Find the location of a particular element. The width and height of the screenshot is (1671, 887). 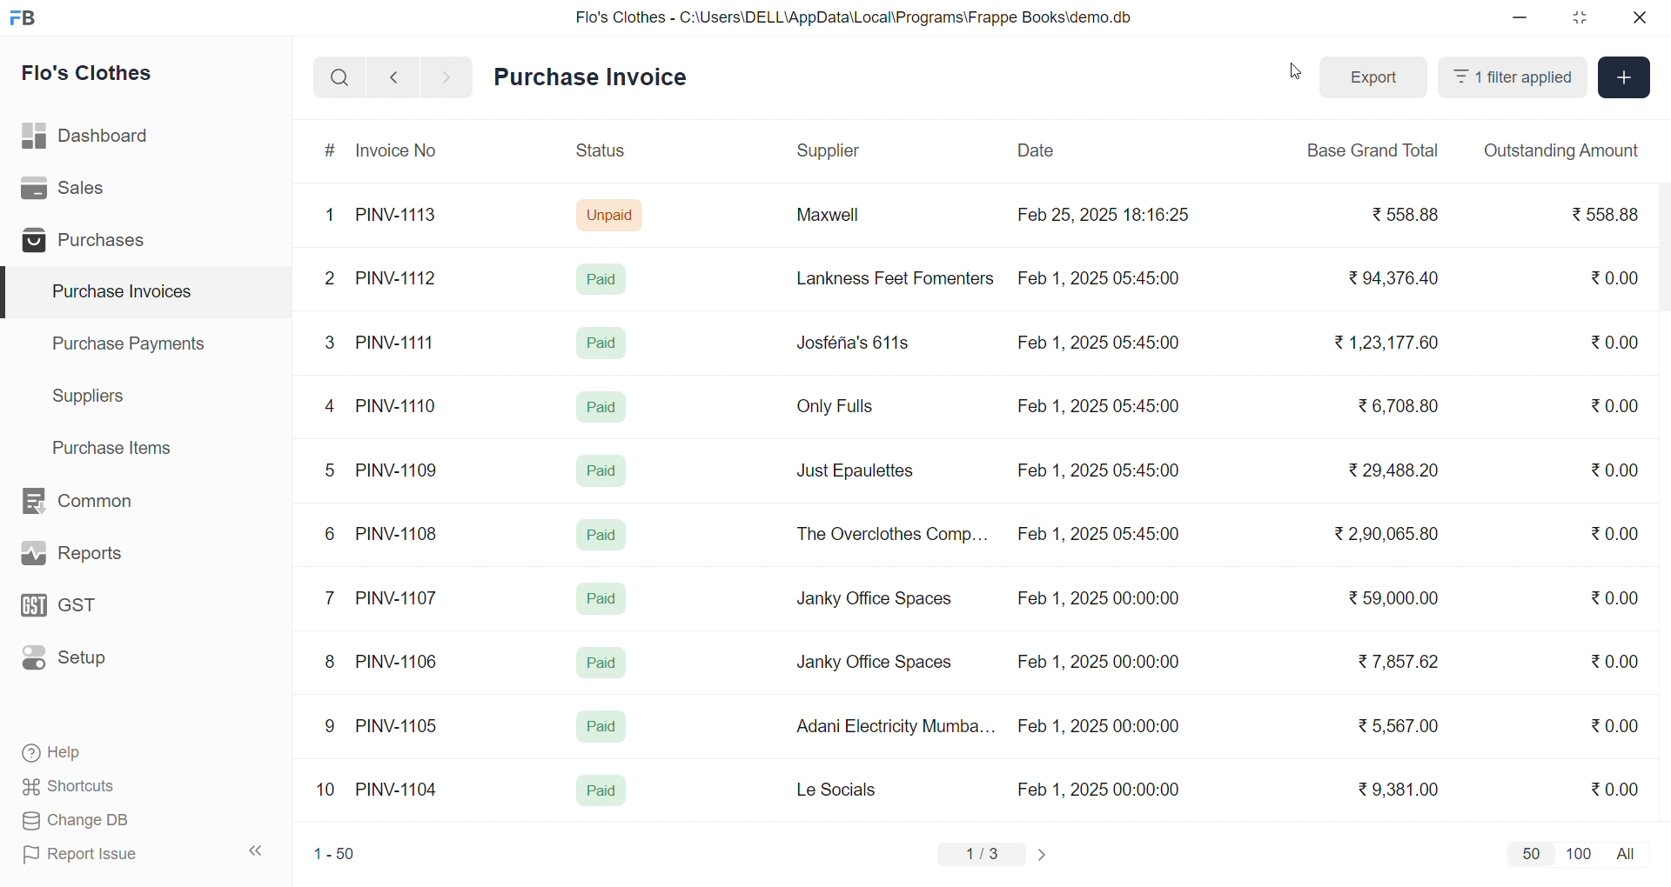

₹29,488.20 is located at coordinates (1388, 470).